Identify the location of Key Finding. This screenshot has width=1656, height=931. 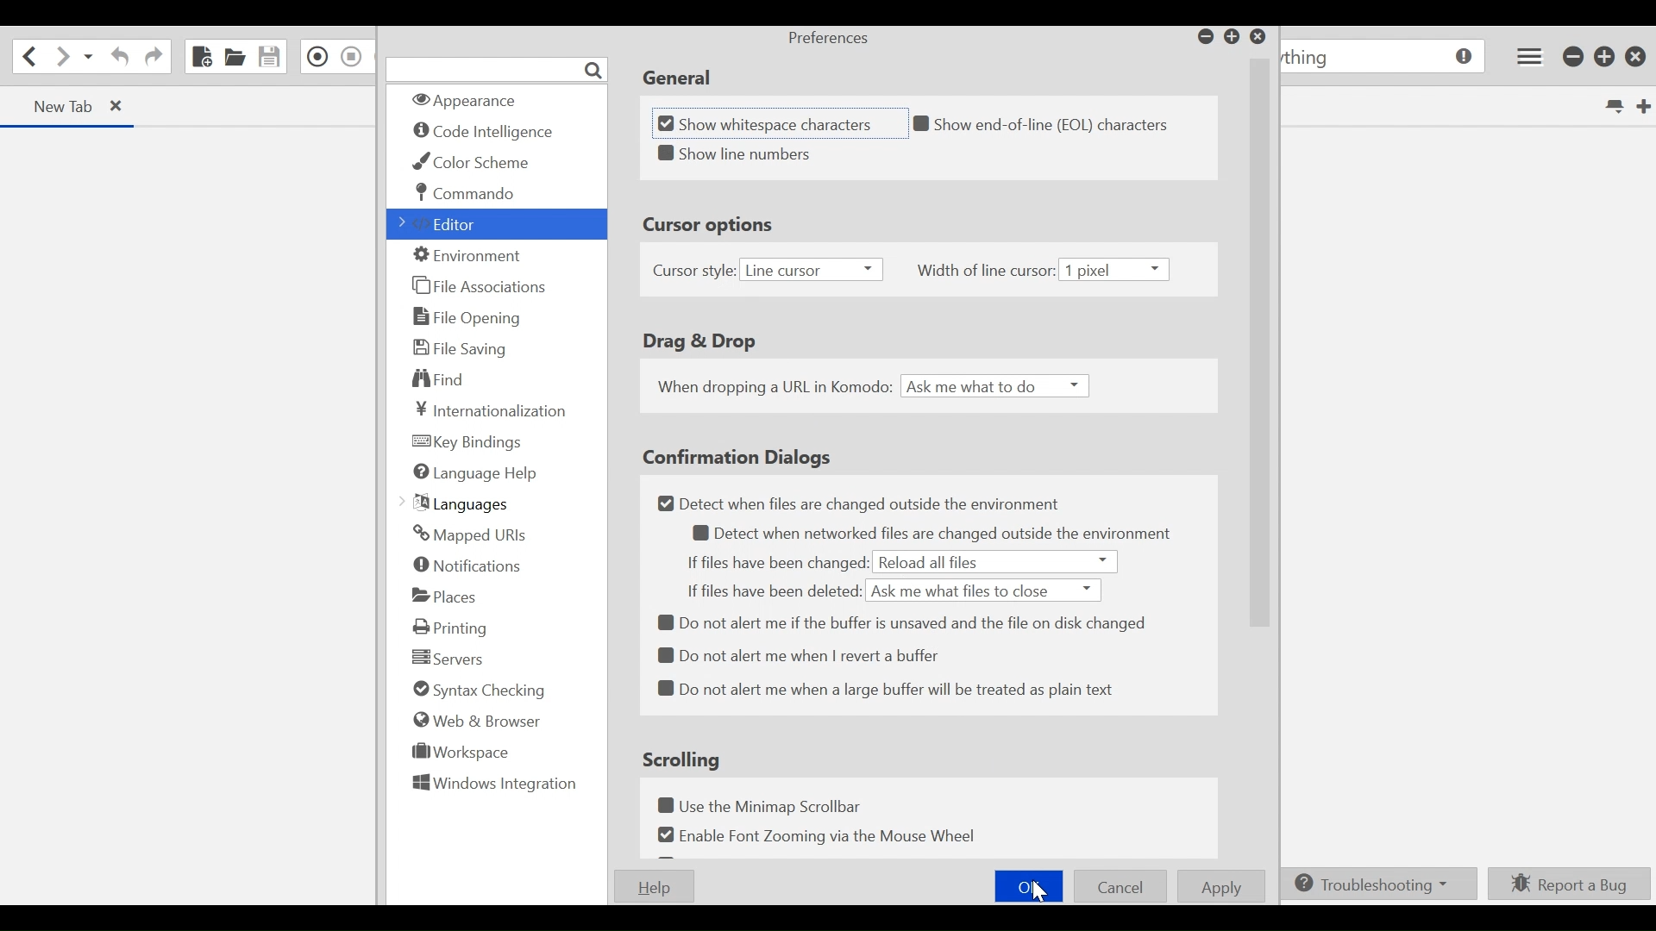
(472, 442).